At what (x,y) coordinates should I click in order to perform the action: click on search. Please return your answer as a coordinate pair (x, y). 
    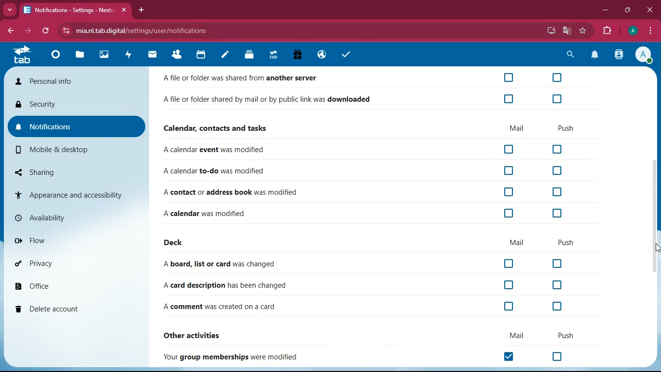
    Looking at the image, I should click on (568, 55).